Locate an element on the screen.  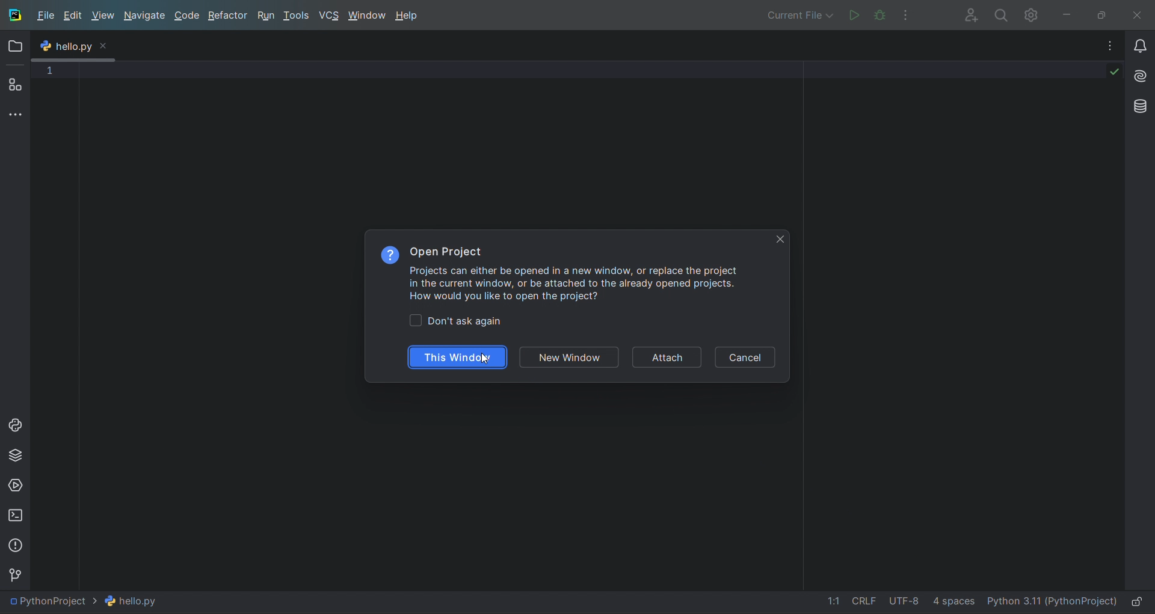
attach is located at coordinates (671, 357).